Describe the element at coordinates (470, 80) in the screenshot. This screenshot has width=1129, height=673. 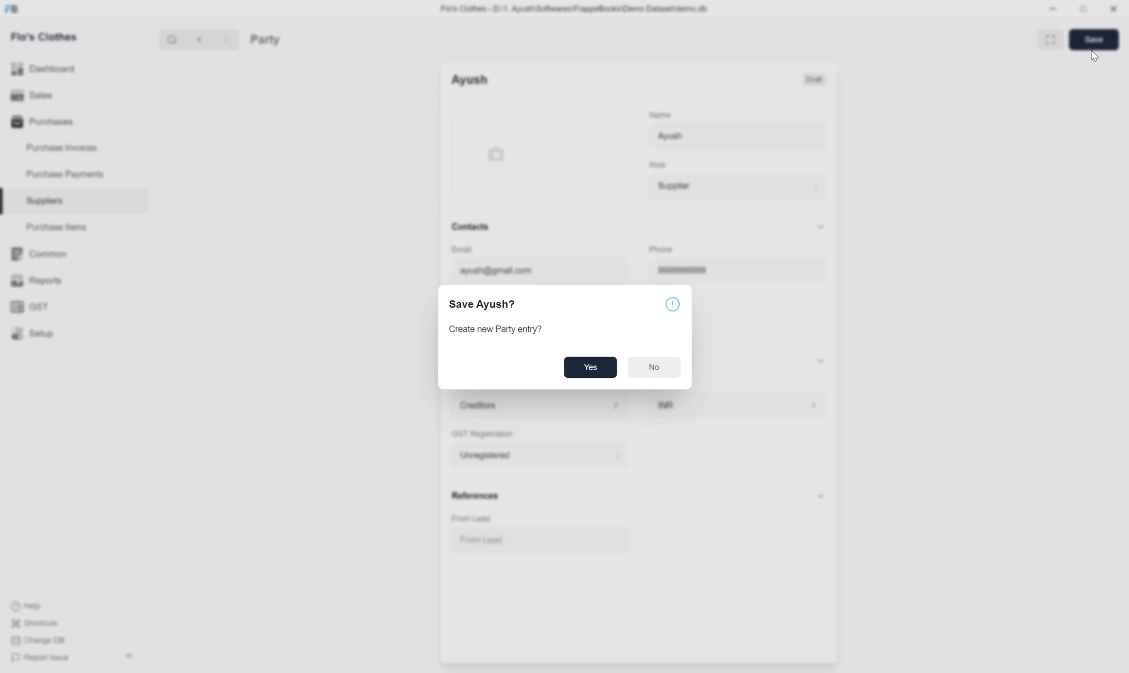
I see `Ayush` at that location.